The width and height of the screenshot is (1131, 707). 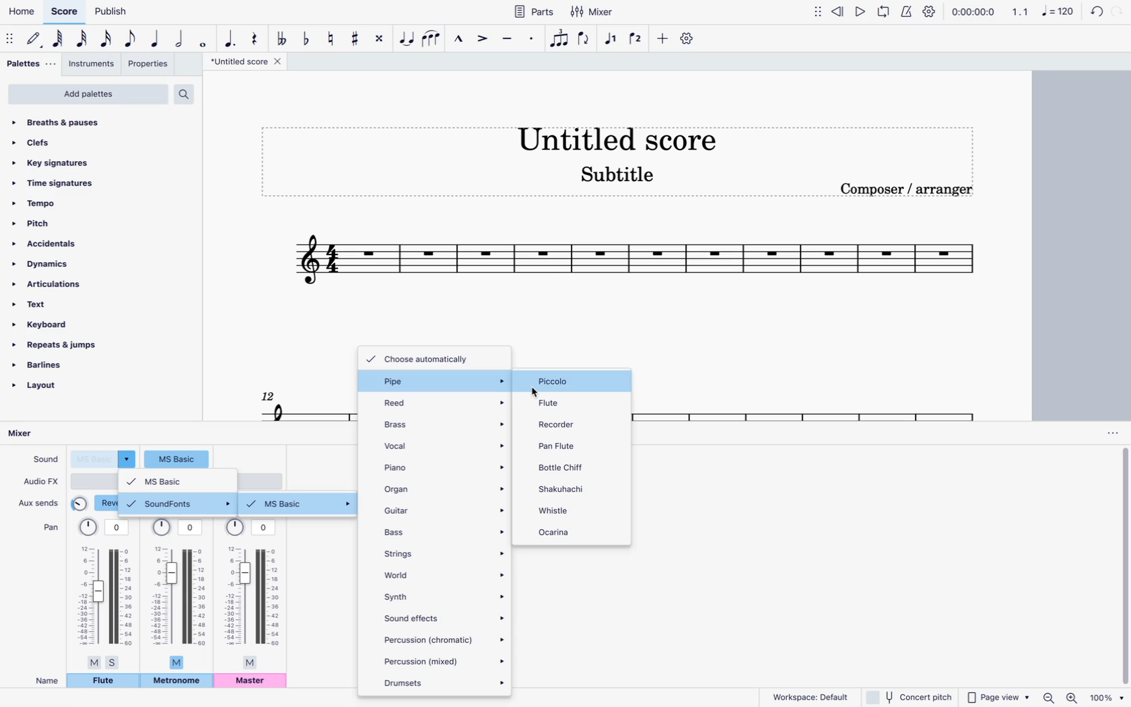 I want to click on 32nd note, so click(x=83, y=39).